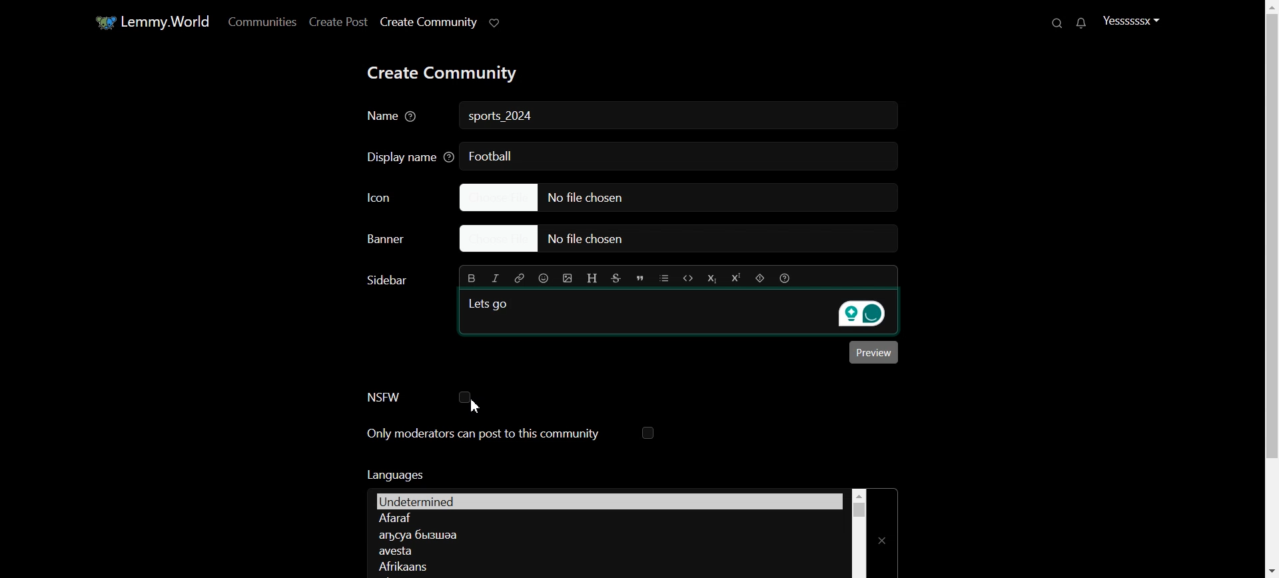 The image size is (1279, 578). What do you see at coordinates (874, 352) in the screenshot?
I see `Preview` at bounding box center [874, 352].